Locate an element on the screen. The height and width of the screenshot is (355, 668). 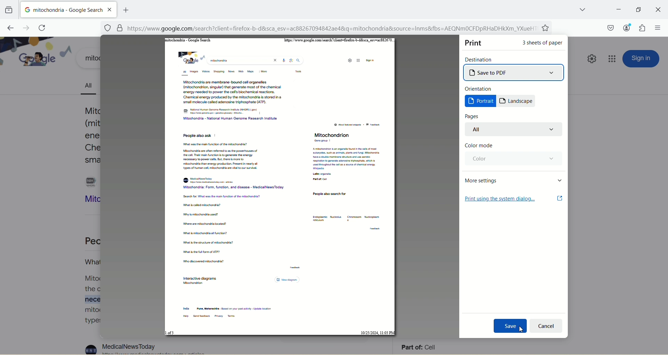
quick setting is located at coordinates (590, 60).